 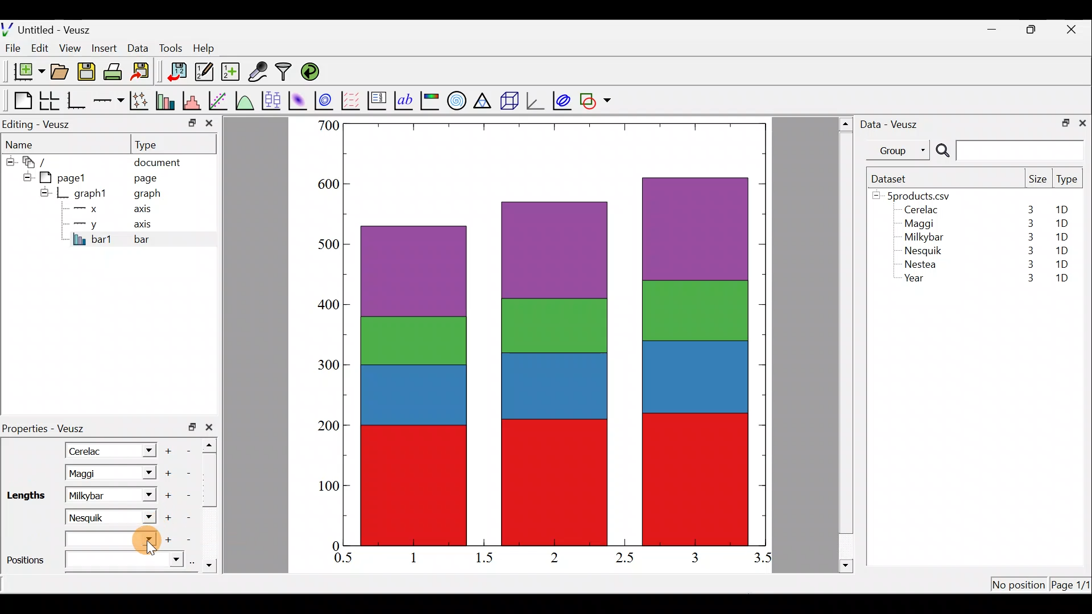 What do you see at coordinates (116, 71) in the screenshot?
I see `Print the document` at bounding box center [116, 71].